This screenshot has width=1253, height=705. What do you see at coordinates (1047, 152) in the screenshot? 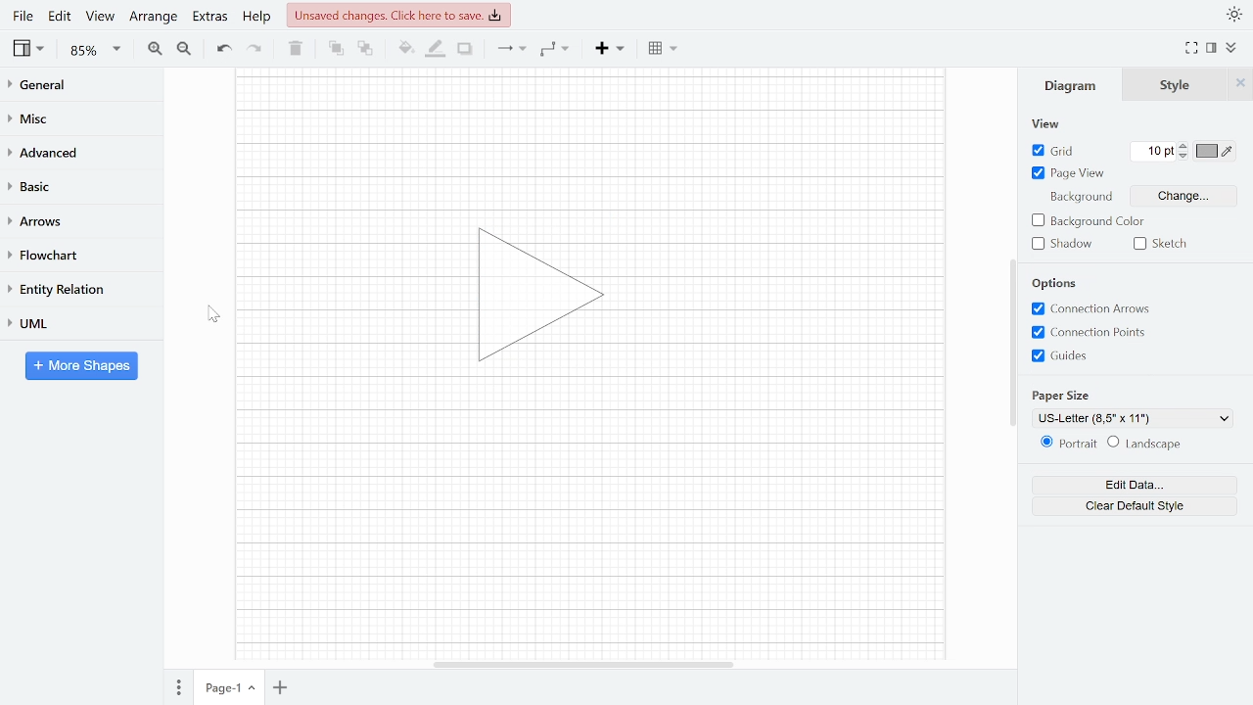
I see `Grid` at bounding box center [1047, 152].